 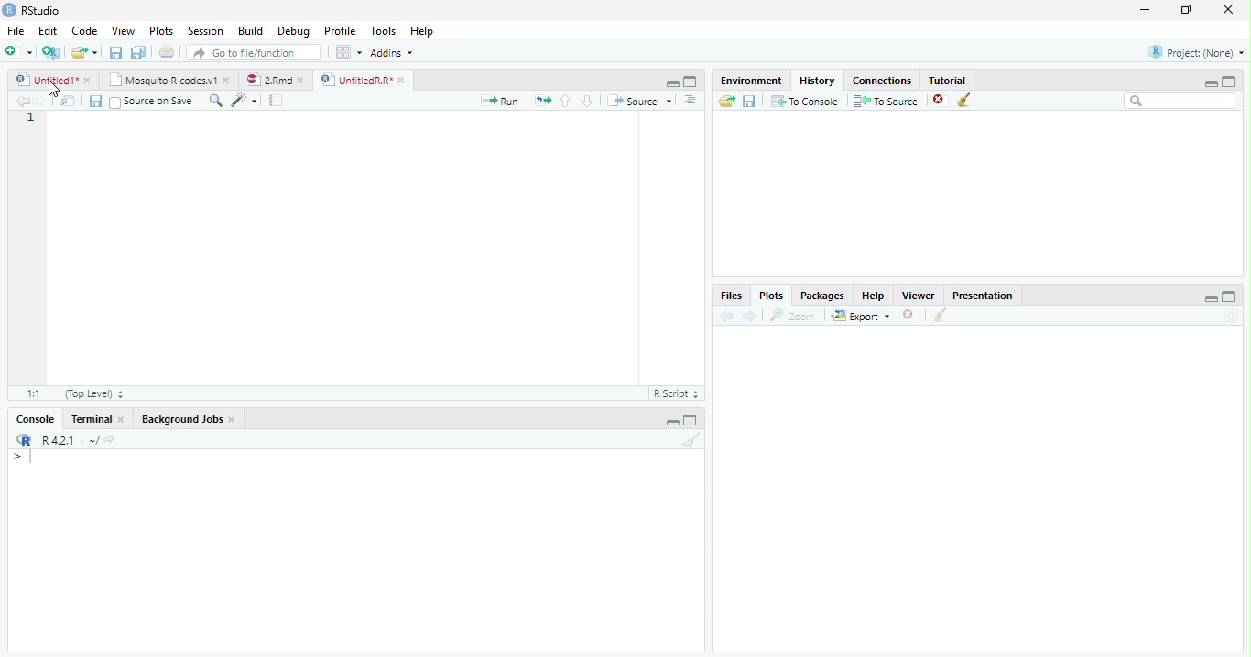 What do you see at coordinates (938, 316) in the screenshot?
I see `Clear Console` at bounding box center [938, 316].